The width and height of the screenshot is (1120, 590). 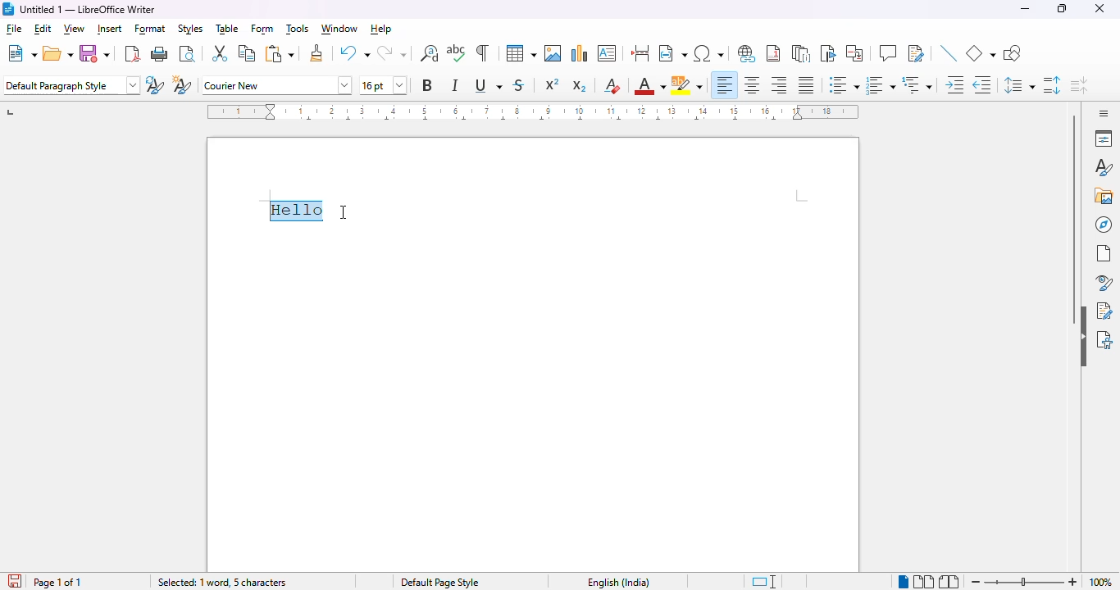 I want to click on help, so click(x=382, y=29).